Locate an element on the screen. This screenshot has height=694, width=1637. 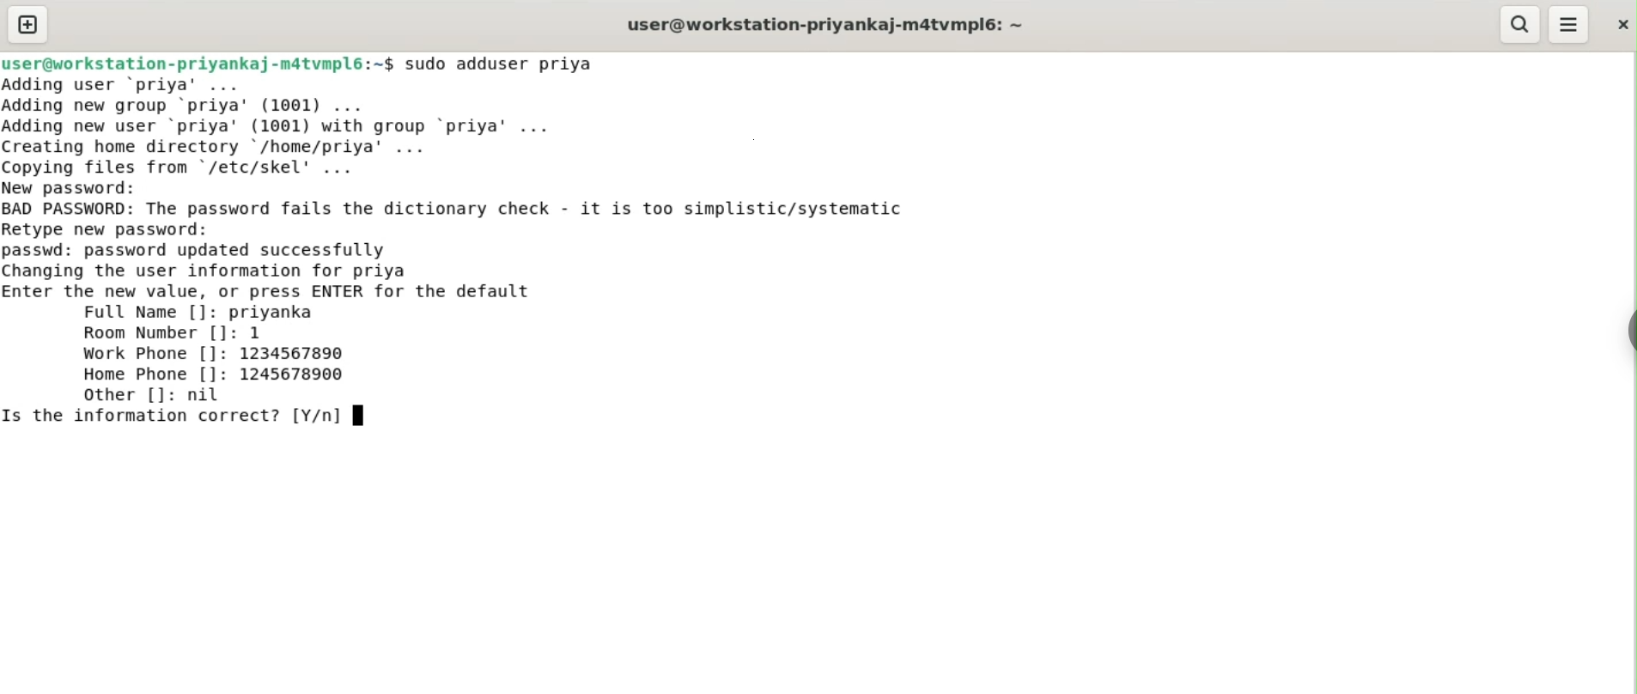
search is located at coordinates (1518, 24).